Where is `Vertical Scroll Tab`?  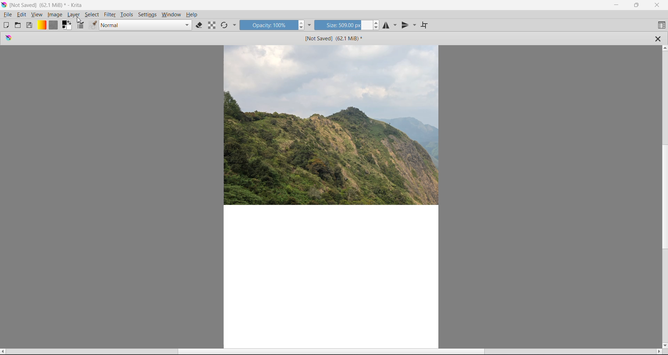
Vertical Scroll Tab is located at coordinates (664, 196).